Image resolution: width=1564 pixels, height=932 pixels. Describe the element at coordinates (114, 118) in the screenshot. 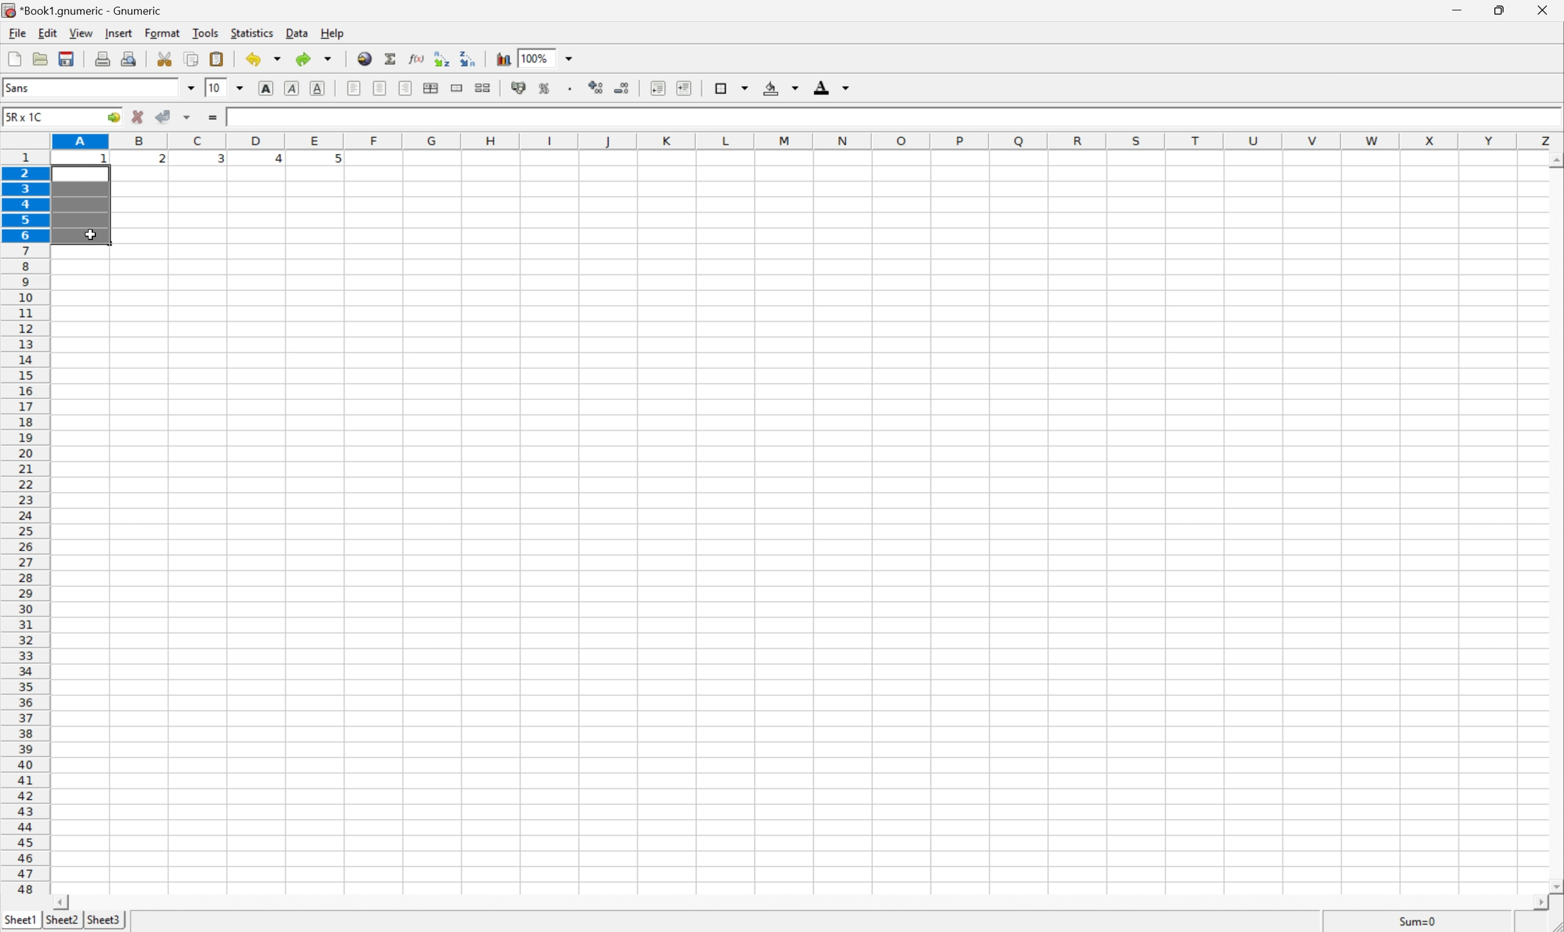

I see `go to` at that location.